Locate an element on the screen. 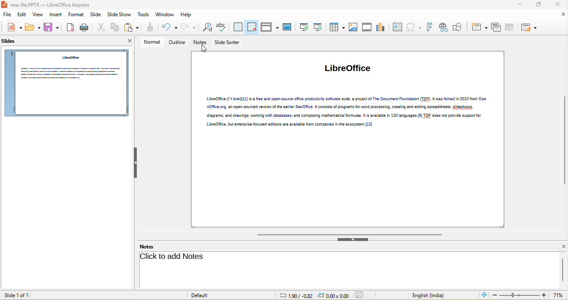 Image resolution: width=568 pixels, height=300 pixels. LibreOffice (/ i braf){11] is a free and open-source office productivity software suite. a project of The Document Foundation (TDF). kt was forked in 2010 from Ope is located at coordinates (348, 99).